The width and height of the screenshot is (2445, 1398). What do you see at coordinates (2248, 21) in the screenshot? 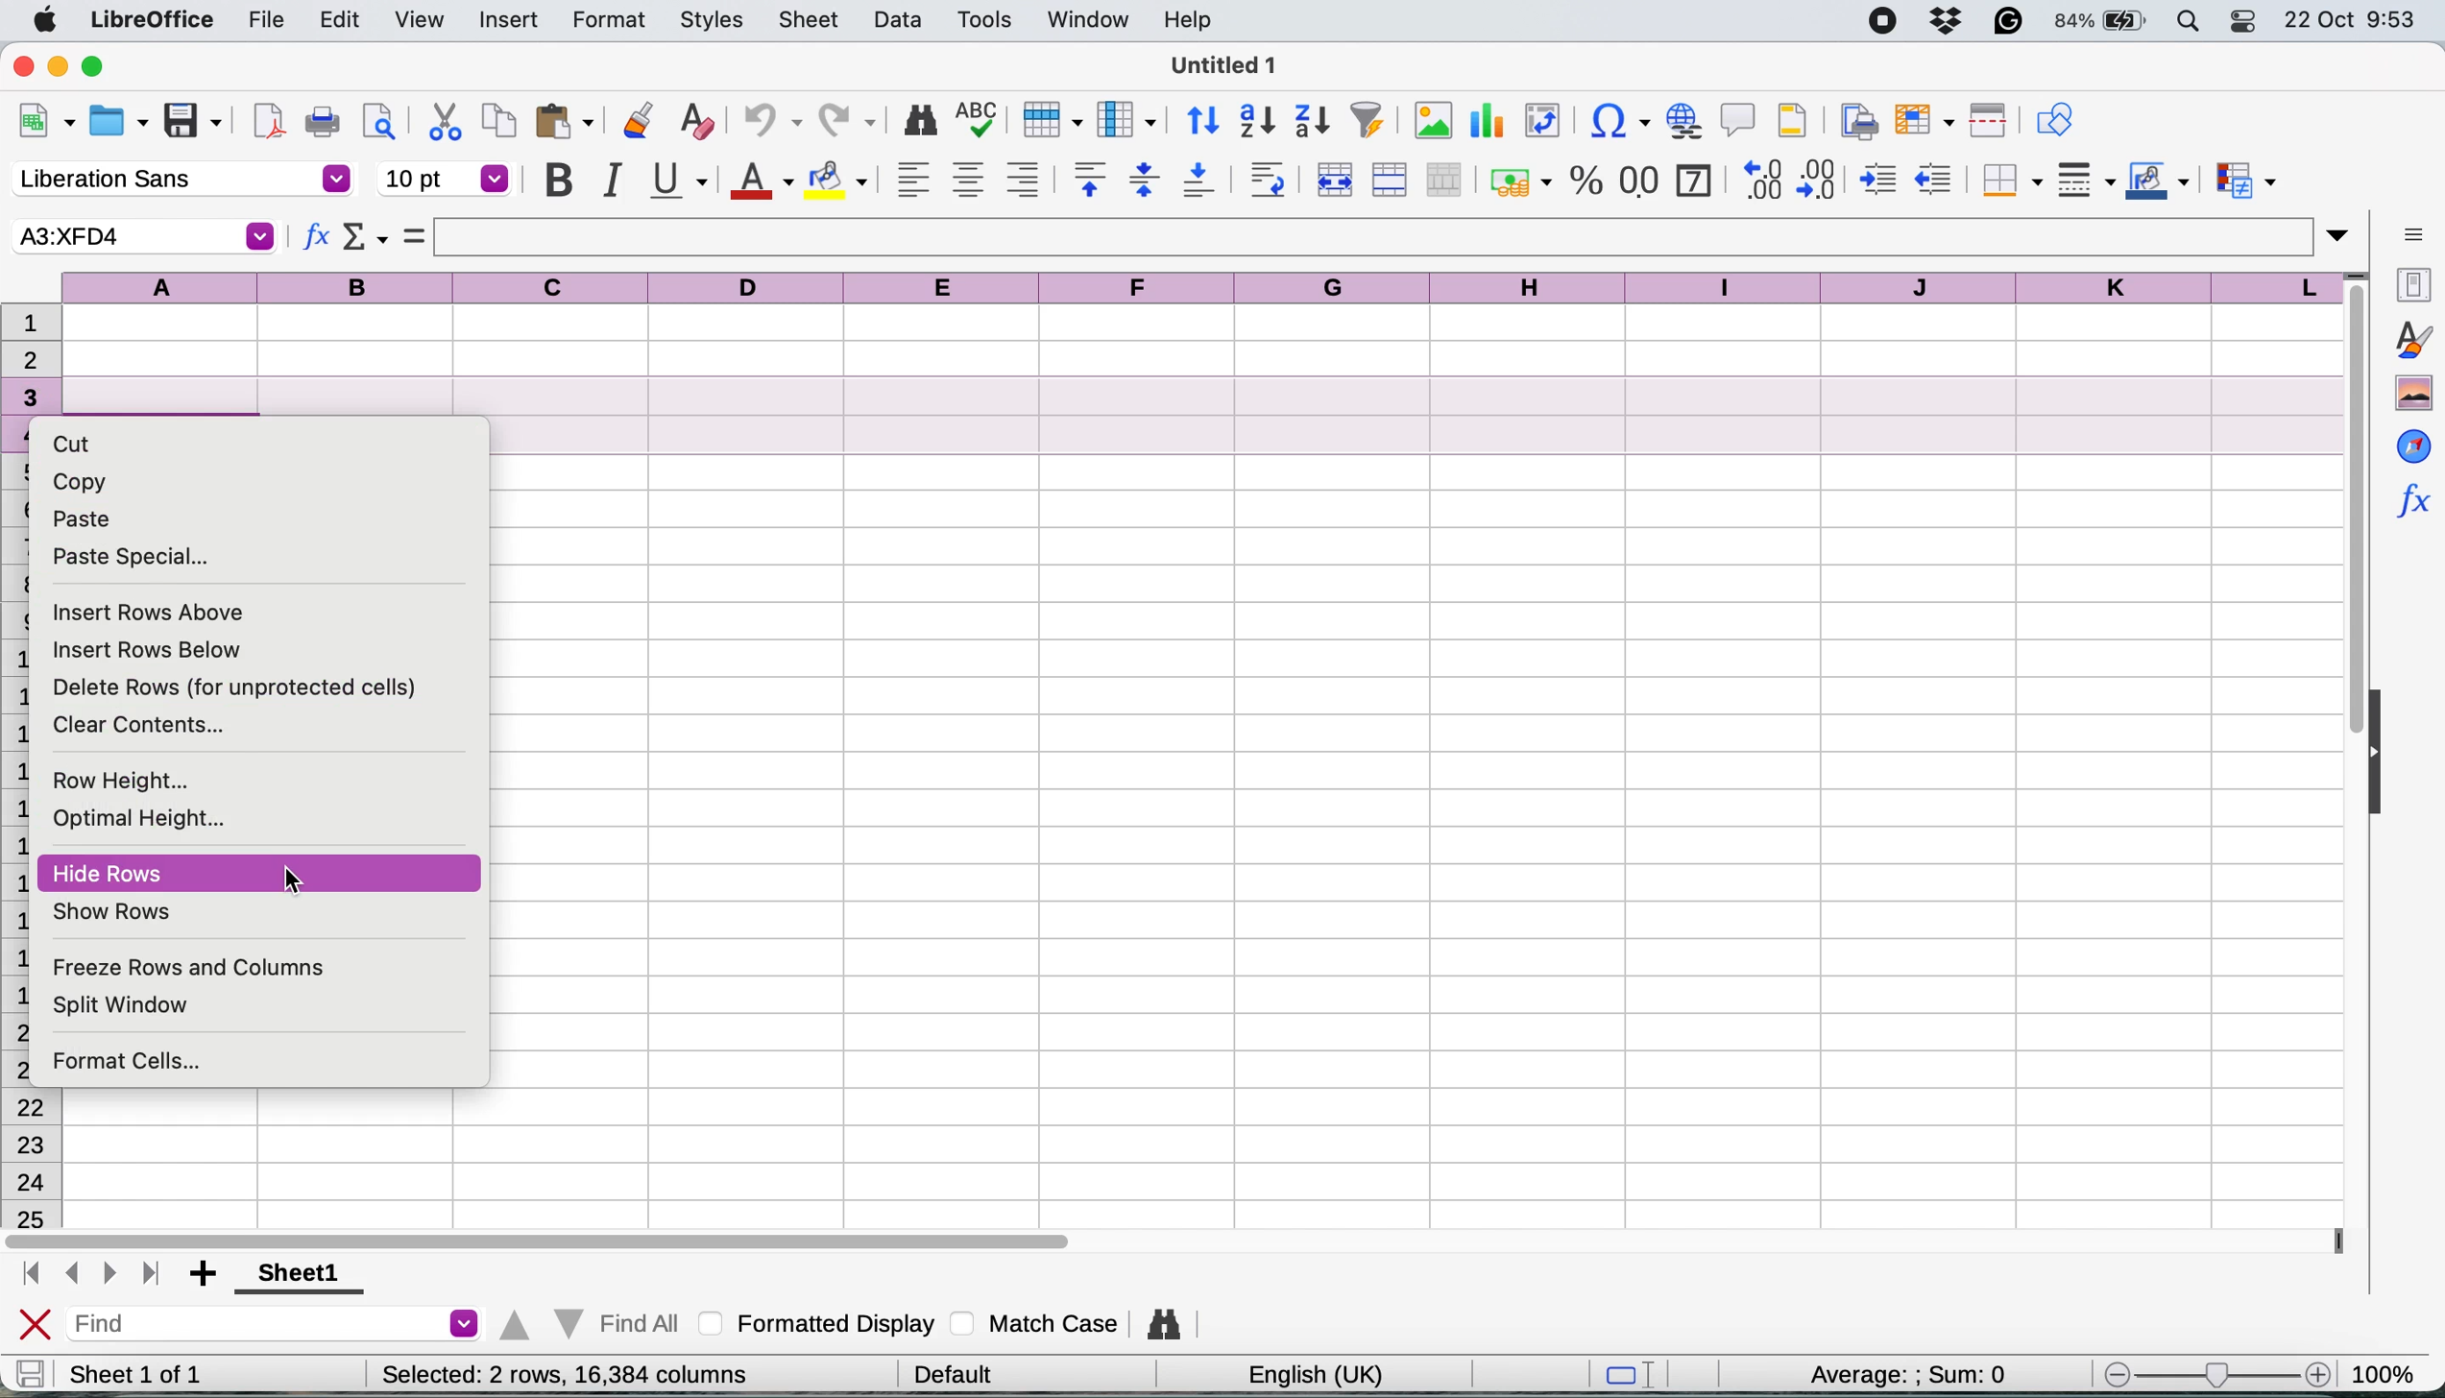
I see `control center` at bounding box center [2248, 21].